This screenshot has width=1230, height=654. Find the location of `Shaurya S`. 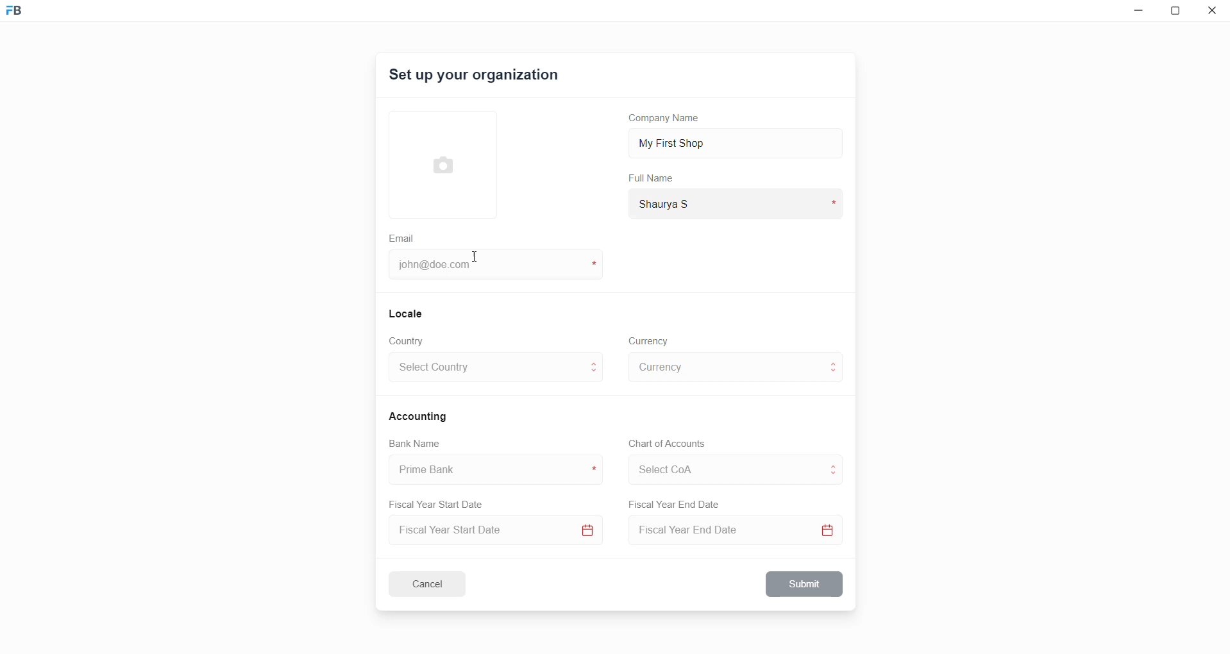

Shaurya S is located at coordinates (684, 203).